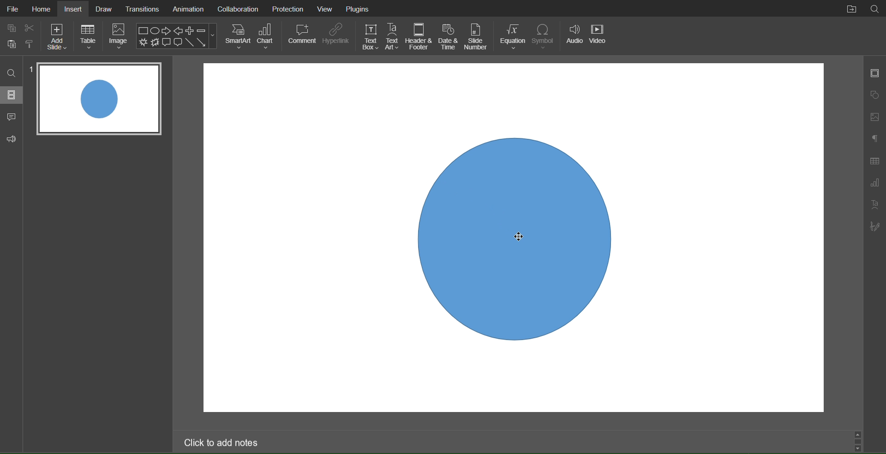 The width and height of the screenshot is (886, 454). What do you see at coordinates (394, 36) in the screenshot?
I see `Text Art` at bounding box center [394, 36].